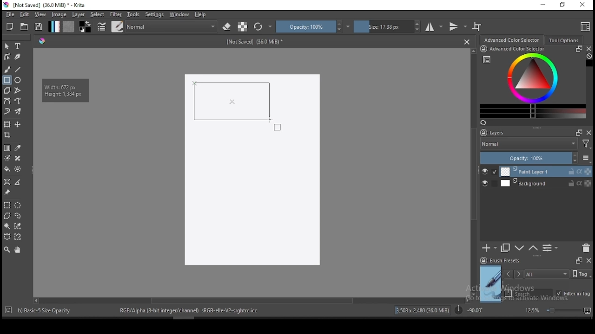 The height and width of the screenshot is (334, 595). I want to click on pick a color from image and current layer, so click(18, 148).